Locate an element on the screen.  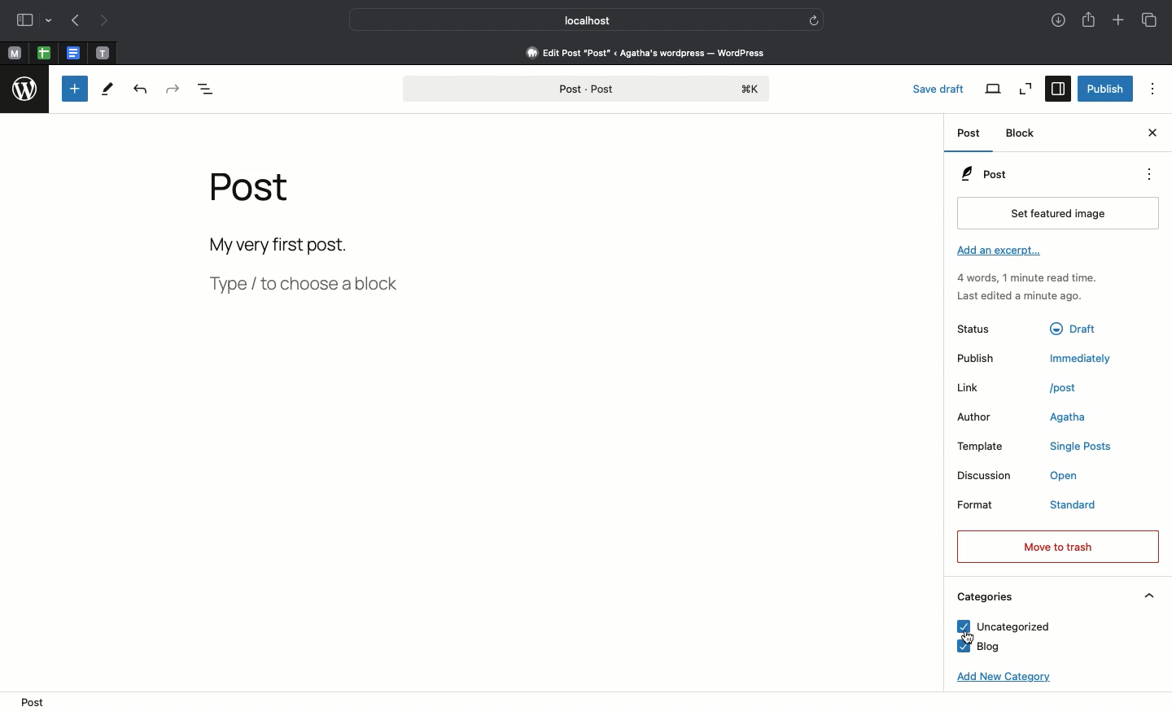
Post is located at coordinates (969, 133).